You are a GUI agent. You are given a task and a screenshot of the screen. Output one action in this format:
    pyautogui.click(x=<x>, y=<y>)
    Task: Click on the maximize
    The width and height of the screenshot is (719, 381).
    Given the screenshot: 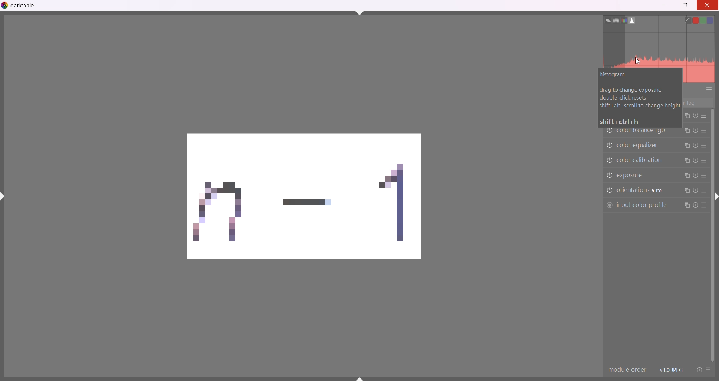 What is the action you would take?
    pyautogui.click(x=686, y=6)
    